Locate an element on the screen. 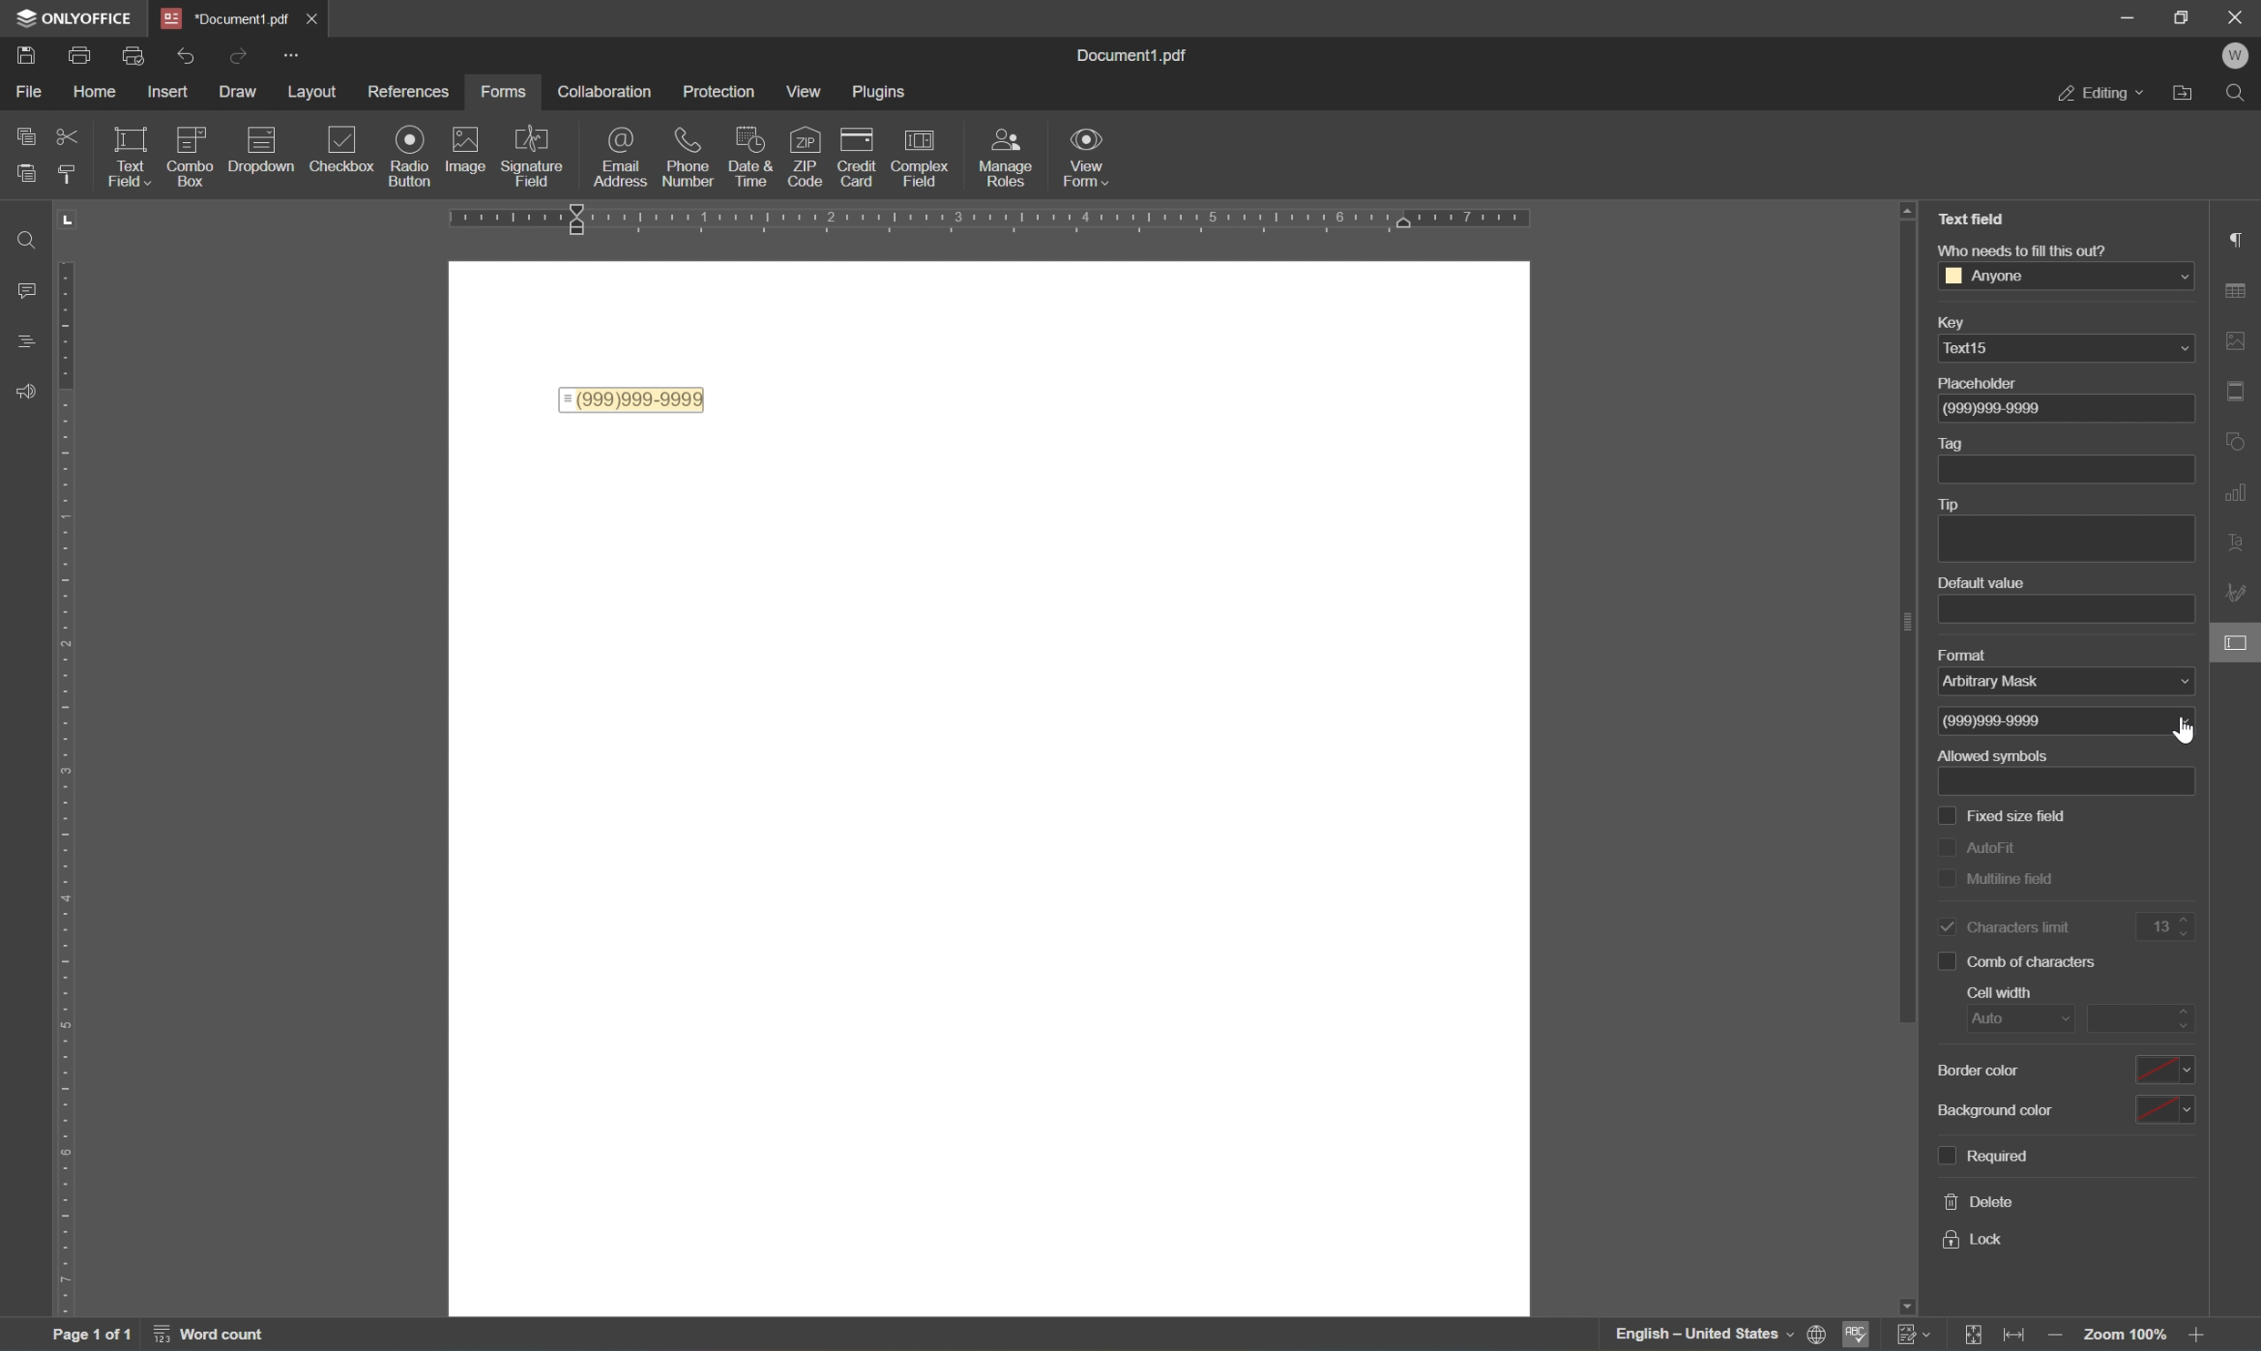  icon is located at coordinates (807, 149).